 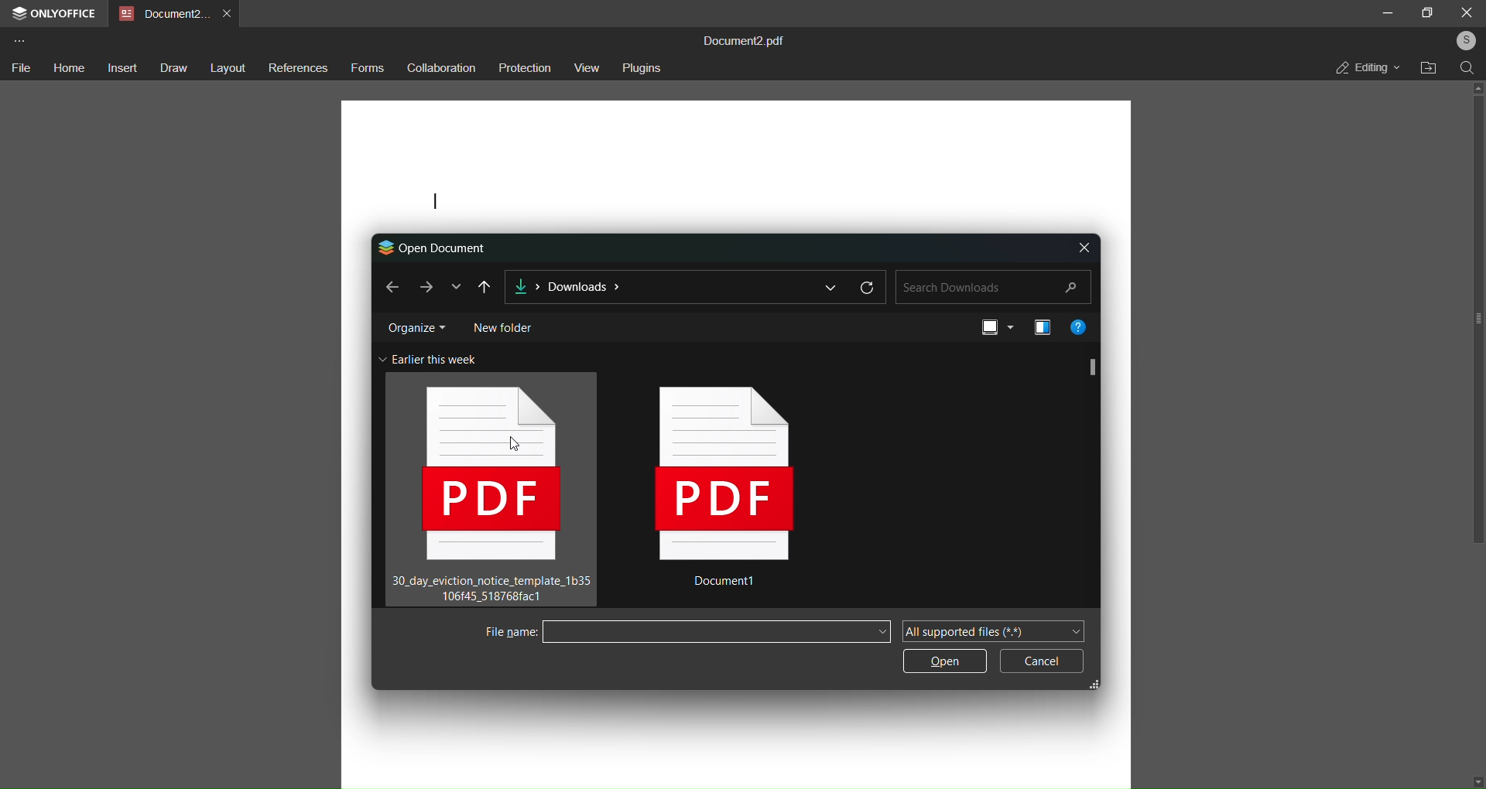 What do you see at coordinates (1084, 246) in the screenshot?
I see `close dialog` at bounding box center [1084, 246].